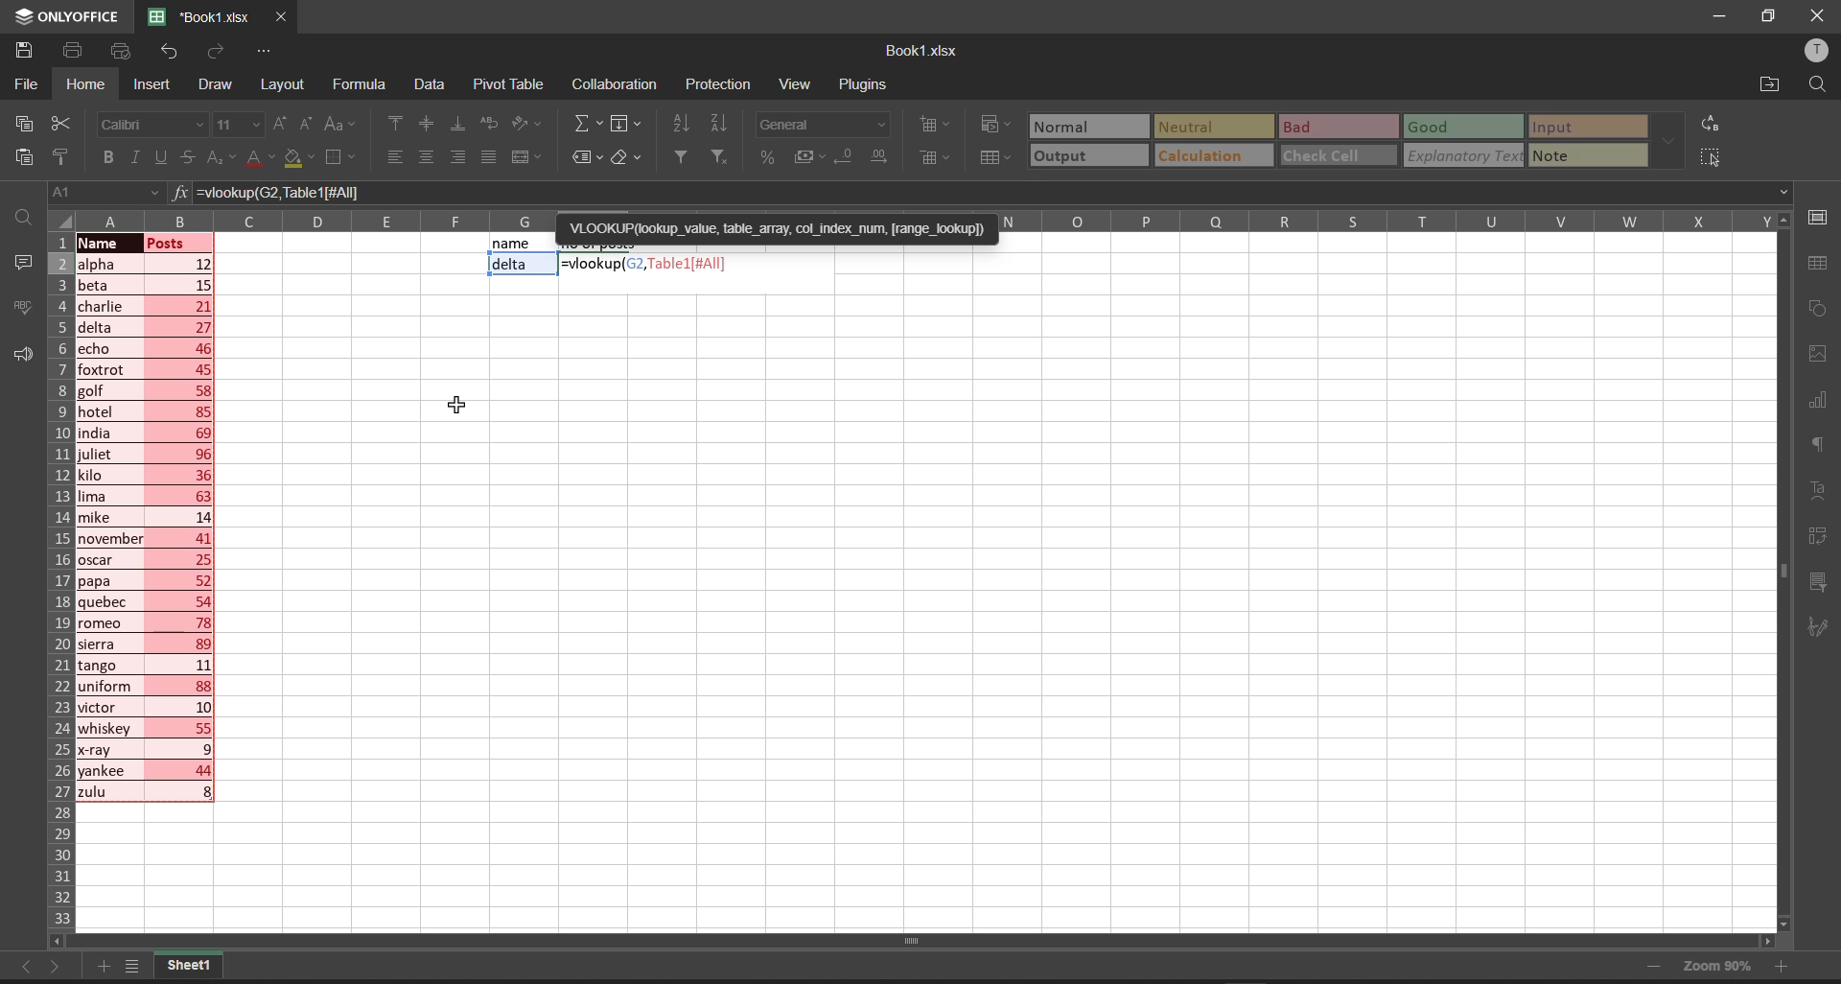 Image resolution: width=1841 pixels, height=984 pixels. I want to click on filter, so click(680, 155).